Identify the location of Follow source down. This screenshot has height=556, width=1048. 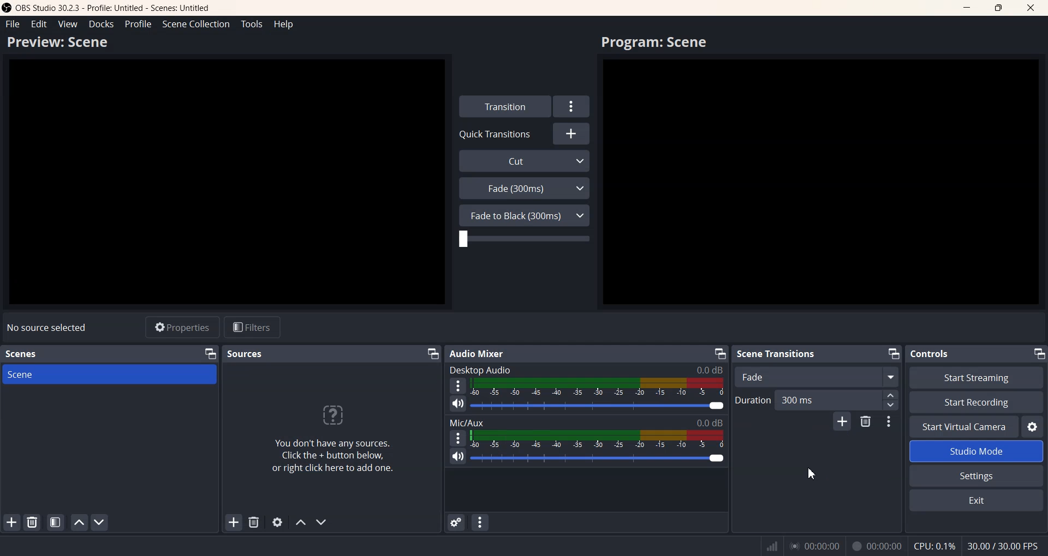
(325, 522).